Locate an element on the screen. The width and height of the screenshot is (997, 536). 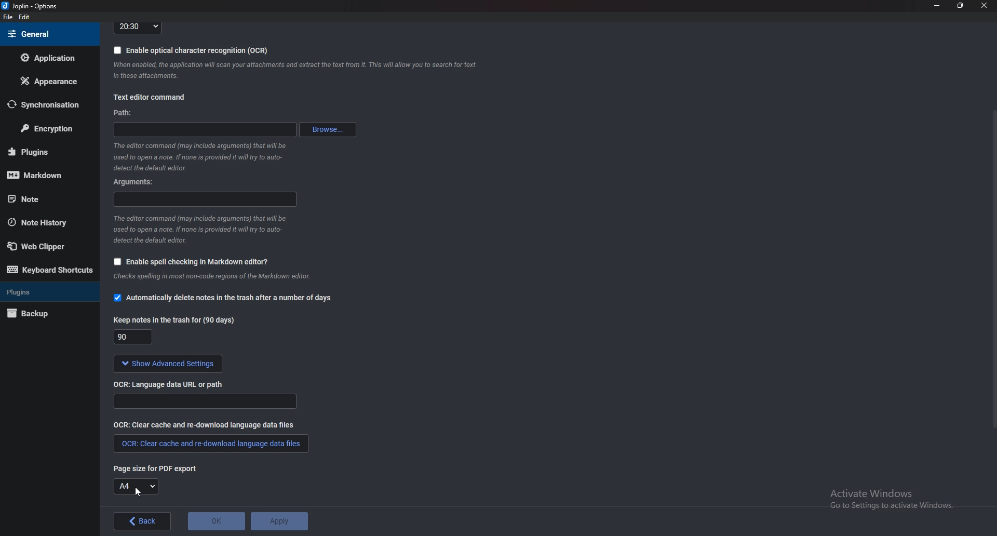
Page size for P D F export is located at coordinates (150, 468).